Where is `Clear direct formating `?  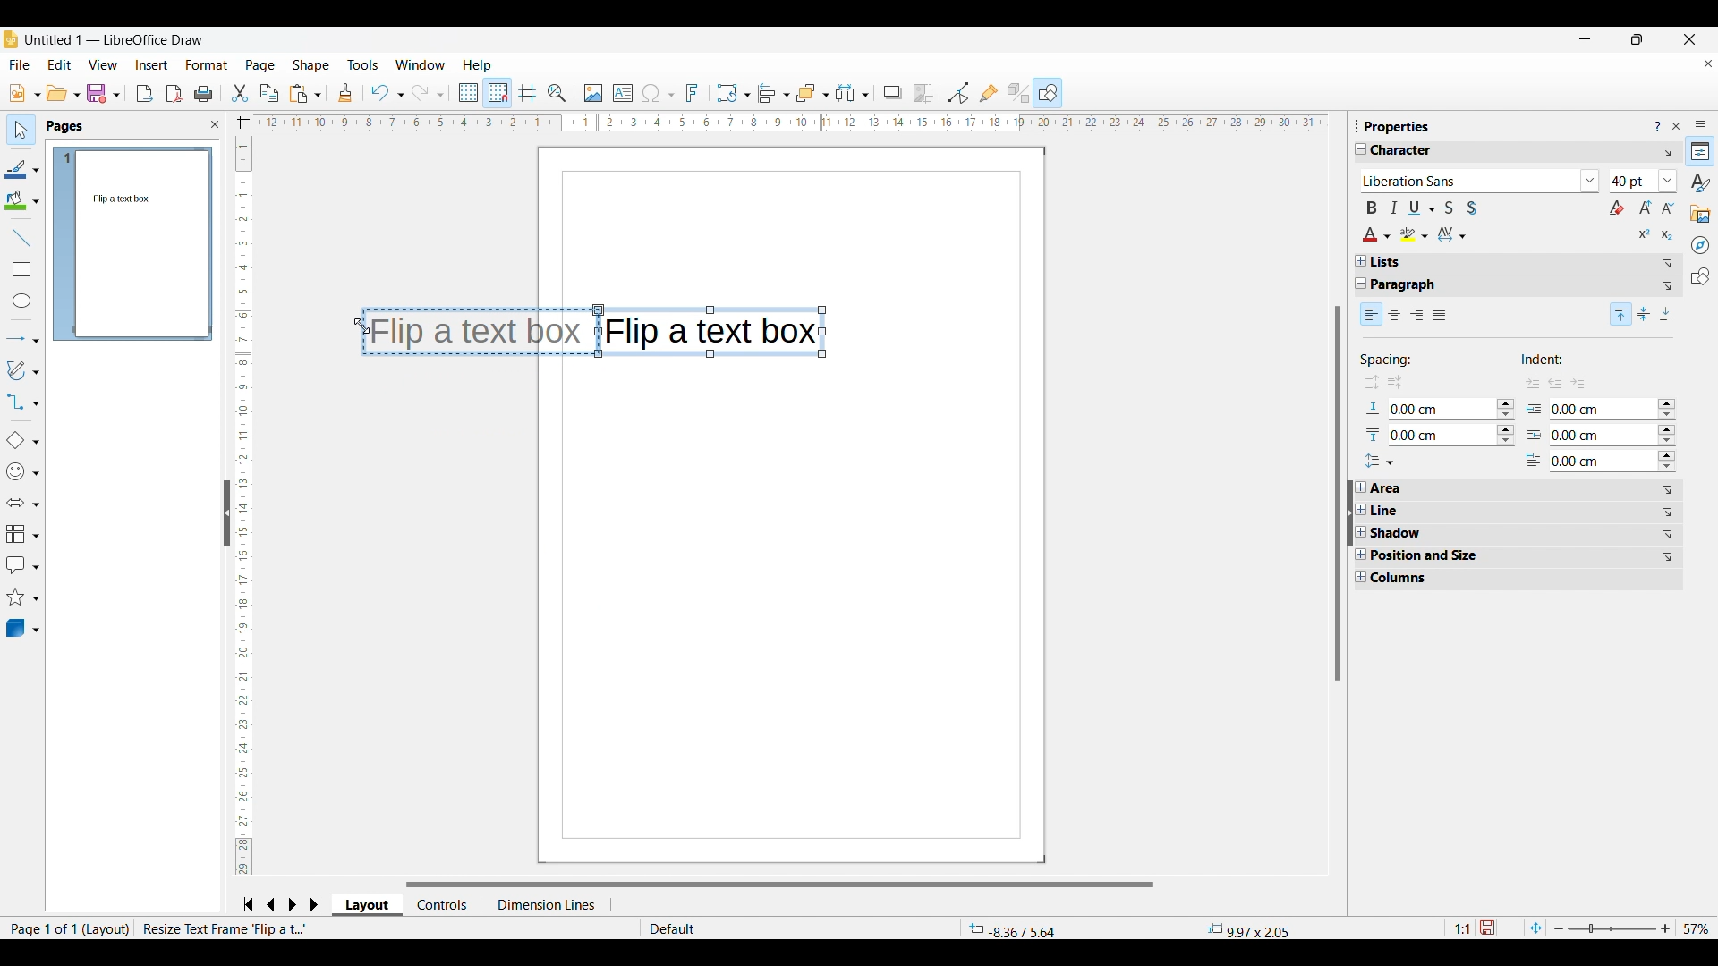
Clear direct formating  is located at coordinates (1617, 208).